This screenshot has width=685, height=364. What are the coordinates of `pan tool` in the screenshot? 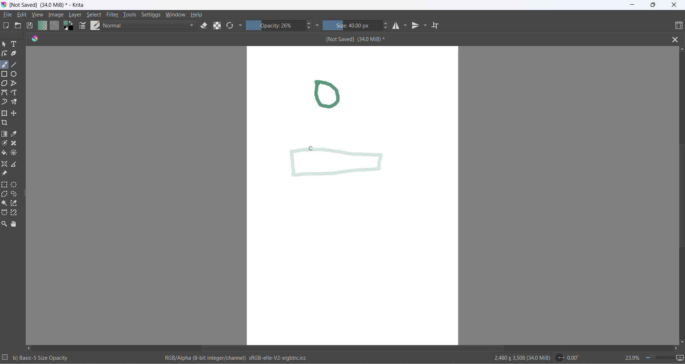 It's located at (15, 223).